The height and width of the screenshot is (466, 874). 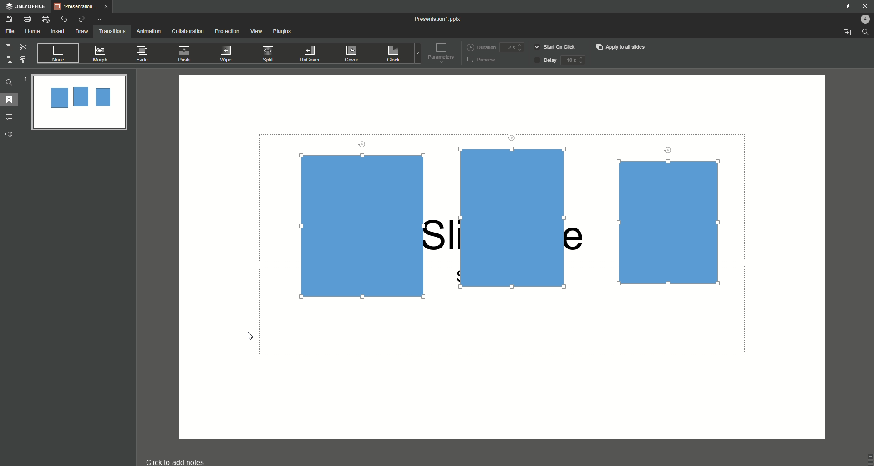 I want to click on Wipe, so click(x=226, y=53).